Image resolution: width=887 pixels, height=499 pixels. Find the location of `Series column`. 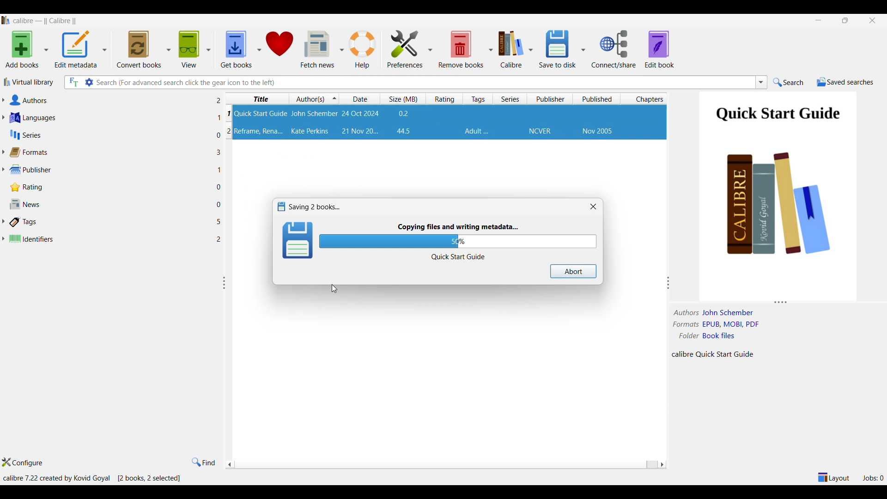

Series column is located at coordinates (510, 99).